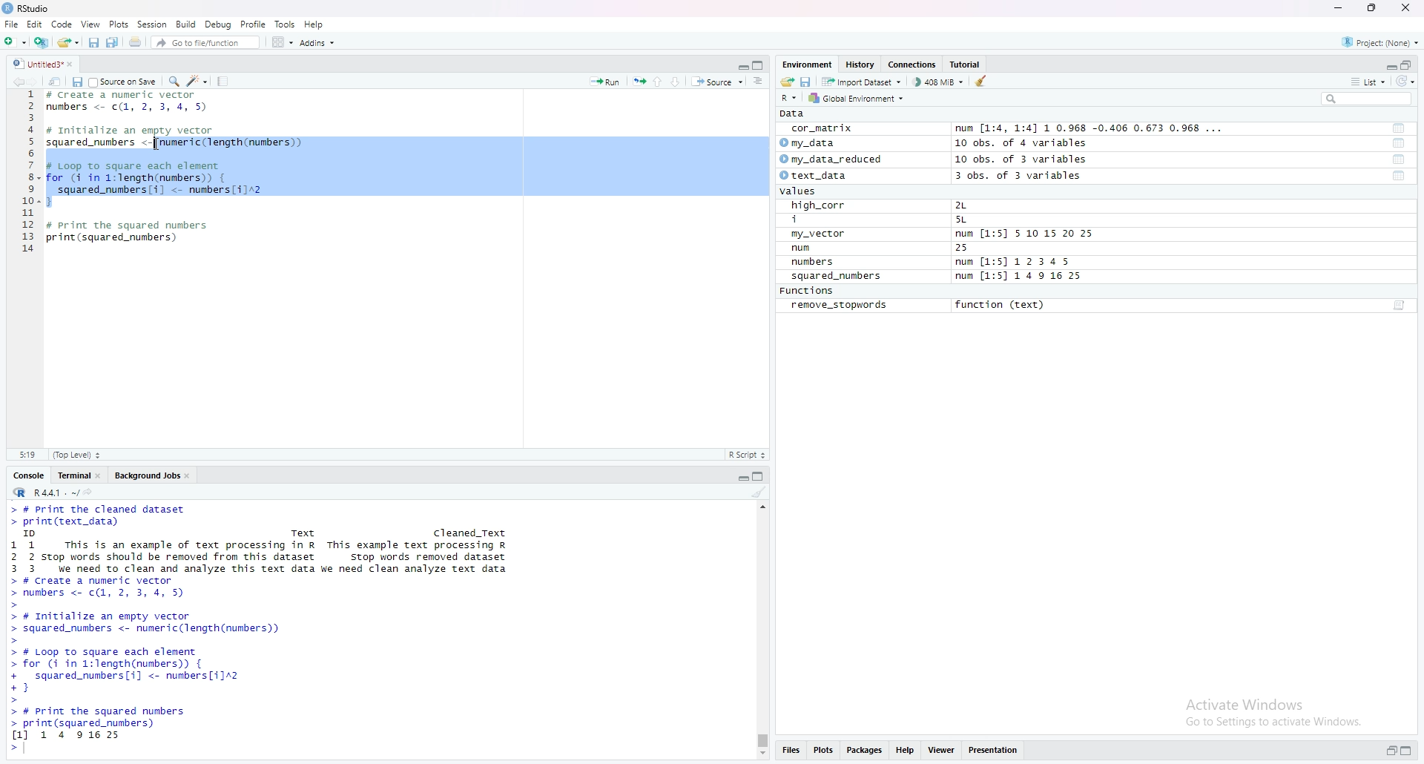 This screenshot has width=1424, height=764. What do you see at coordinates (1408, 64) in the screenshot?
I see `maximize` at bounding box center [1408, 64].